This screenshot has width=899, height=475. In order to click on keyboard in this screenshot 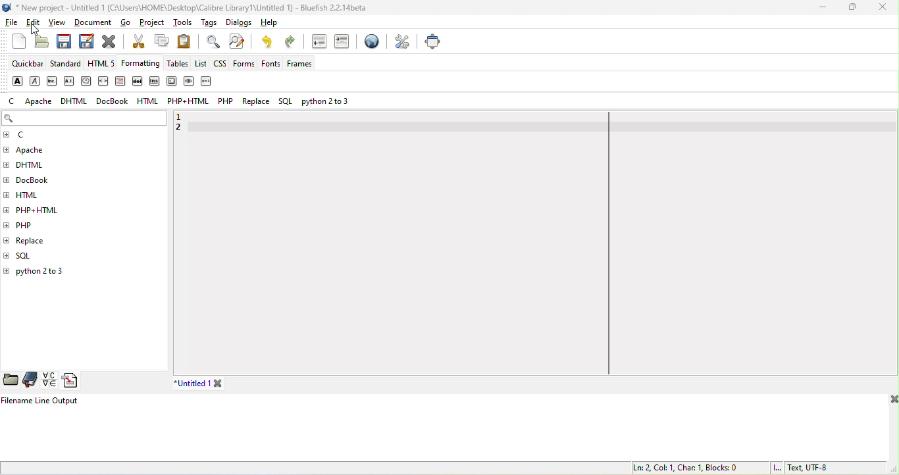, I will do `click(171, 82)`.